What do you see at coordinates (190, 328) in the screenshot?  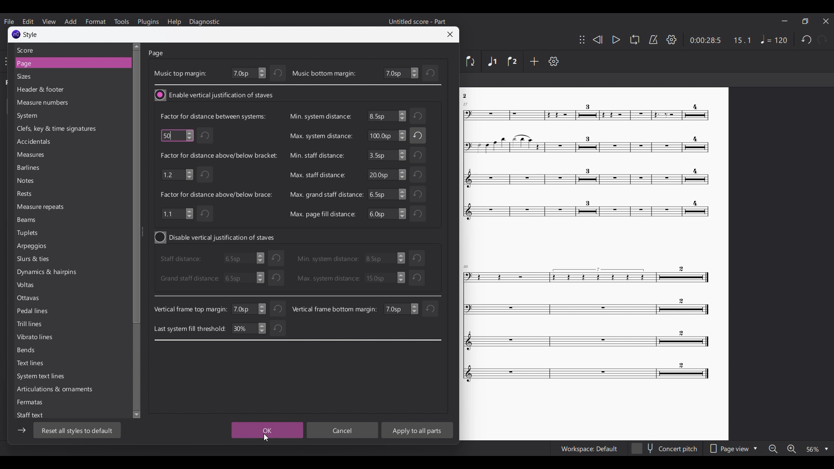 I see `Last system fill threshold` at bounding box center [190, 328].